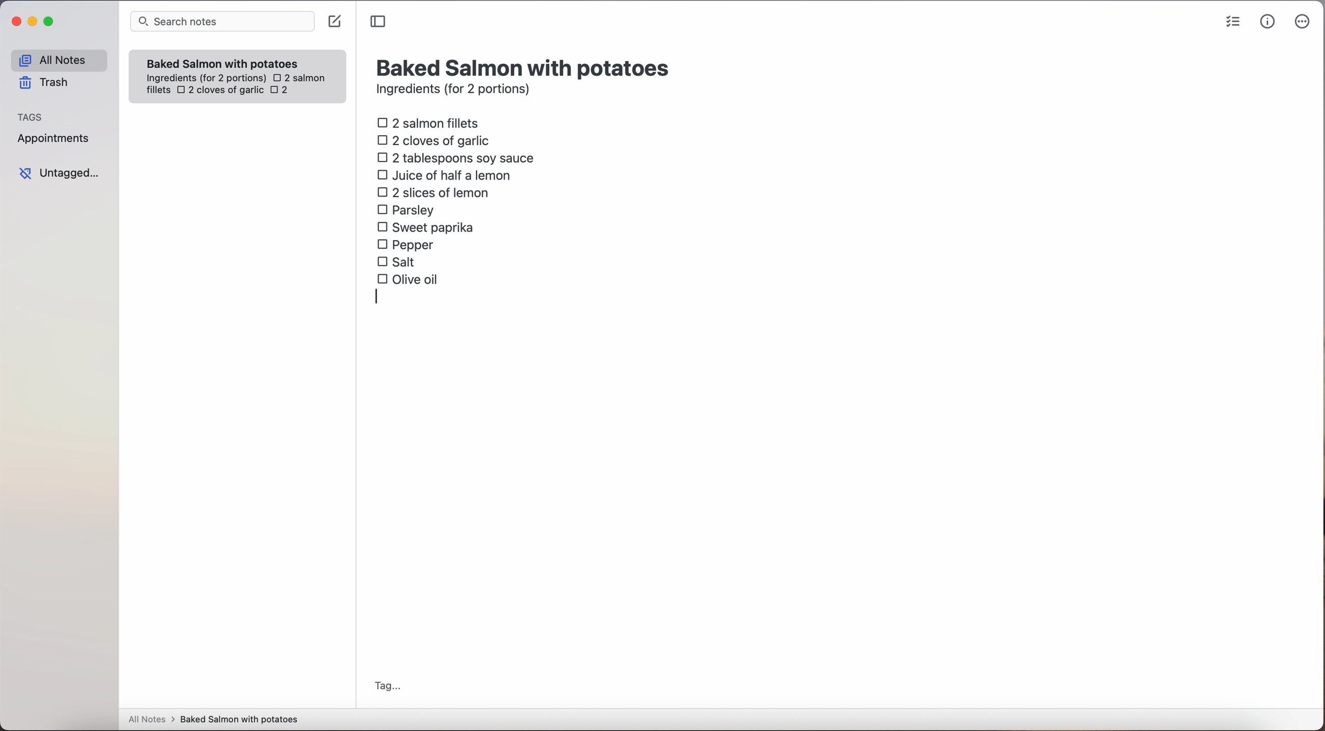 The image size is (1325, 731). Describe the element at coordinates (387, 687) in the screenshot. I see `tag` at that location.